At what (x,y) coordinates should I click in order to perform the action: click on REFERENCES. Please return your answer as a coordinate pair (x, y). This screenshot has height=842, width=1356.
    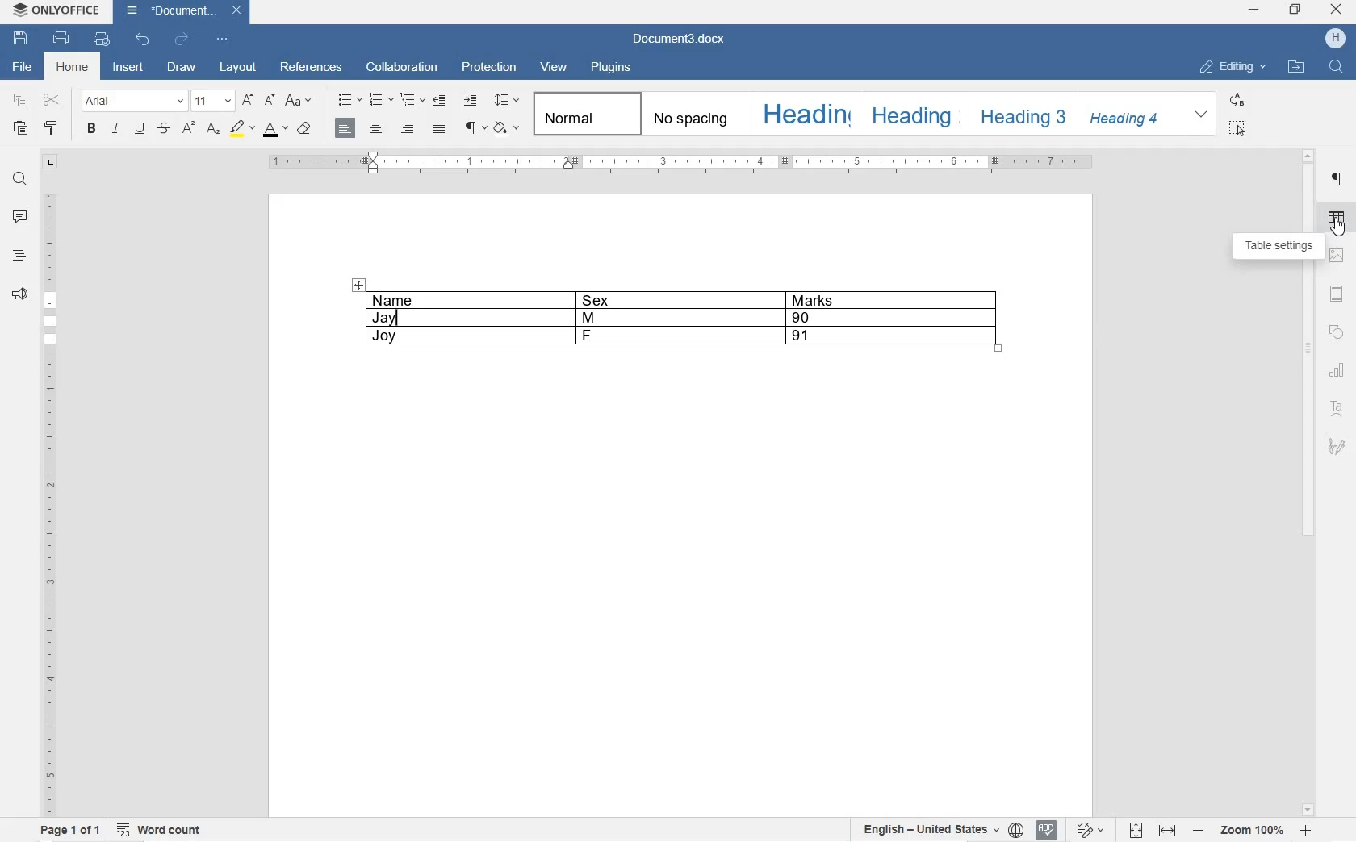
    Looking at the image, I should click on (312, 67).